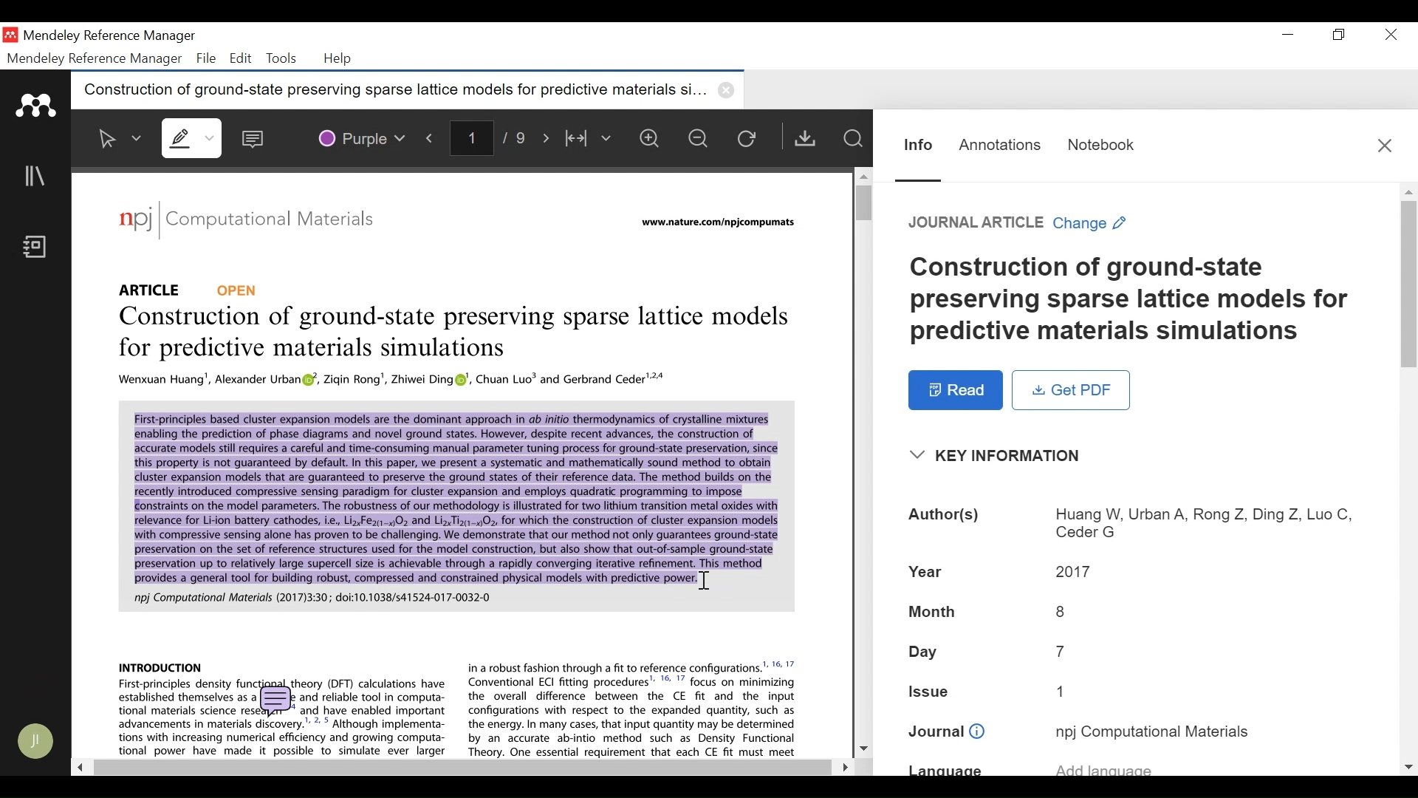 This screenshot has height=798, width=1418. What do you see at coordinates (135, 219) in the screenshot?
I see `logo` at bounding box center [135, 219].